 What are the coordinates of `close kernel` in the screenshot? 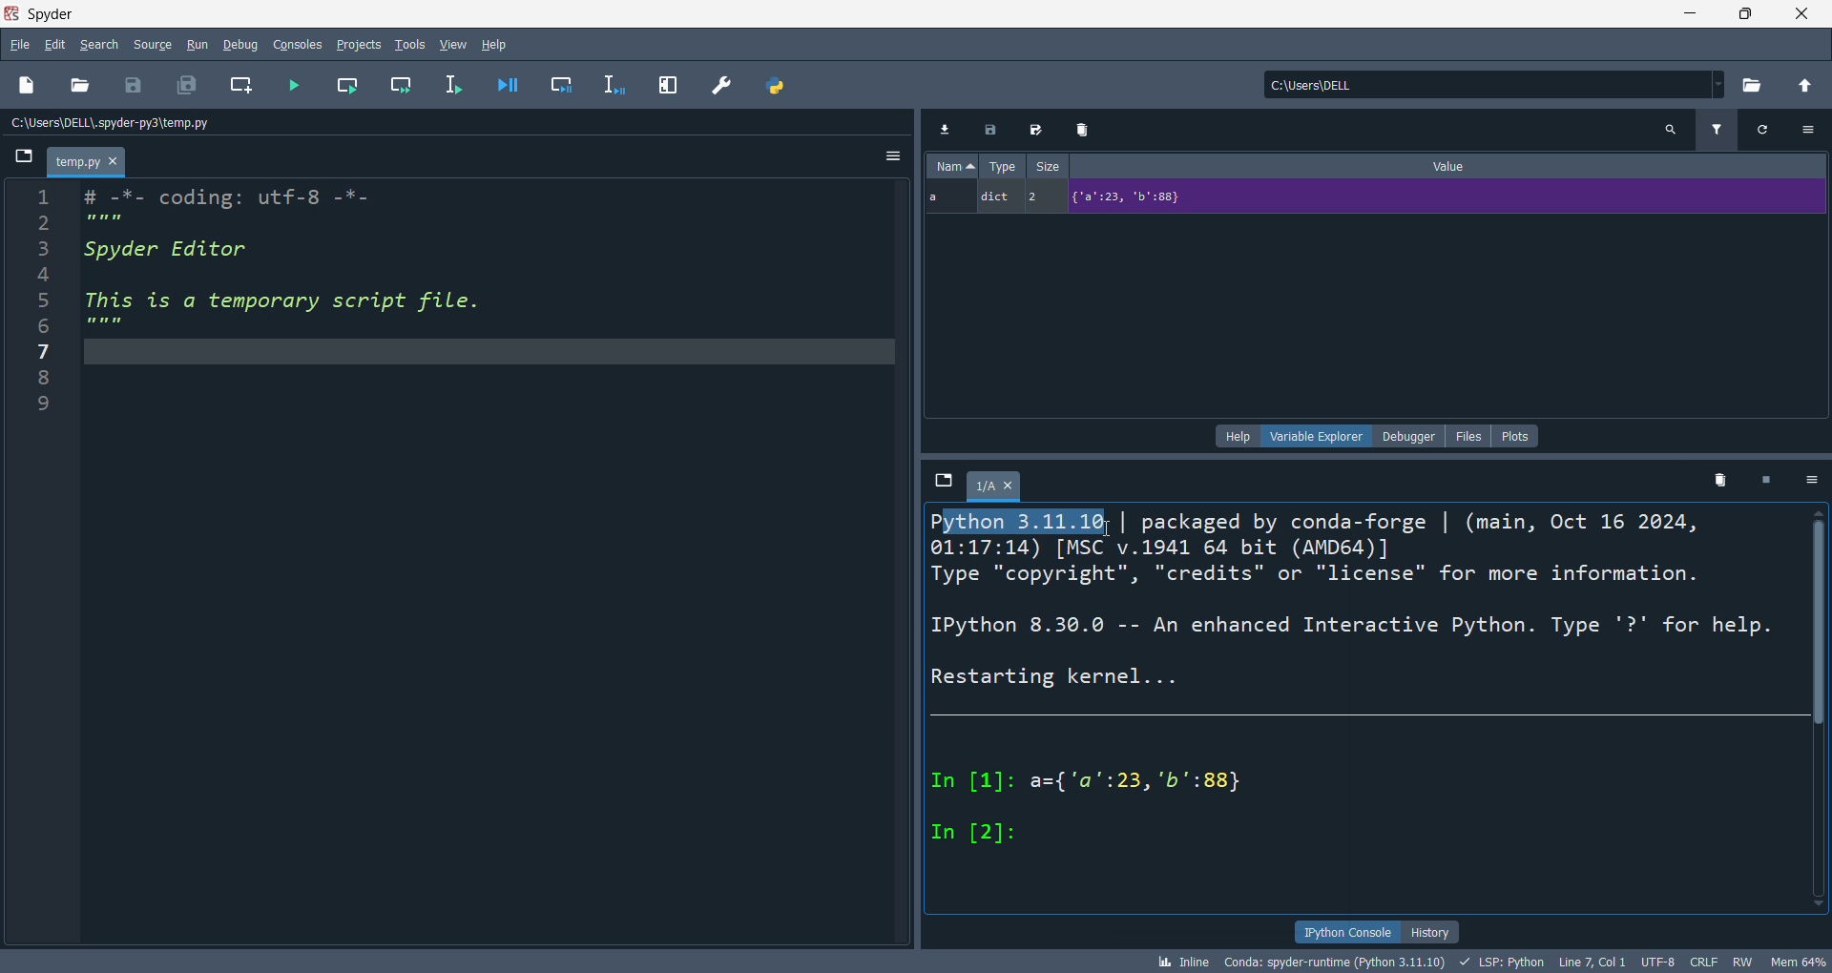 It's located at (1771, 479).